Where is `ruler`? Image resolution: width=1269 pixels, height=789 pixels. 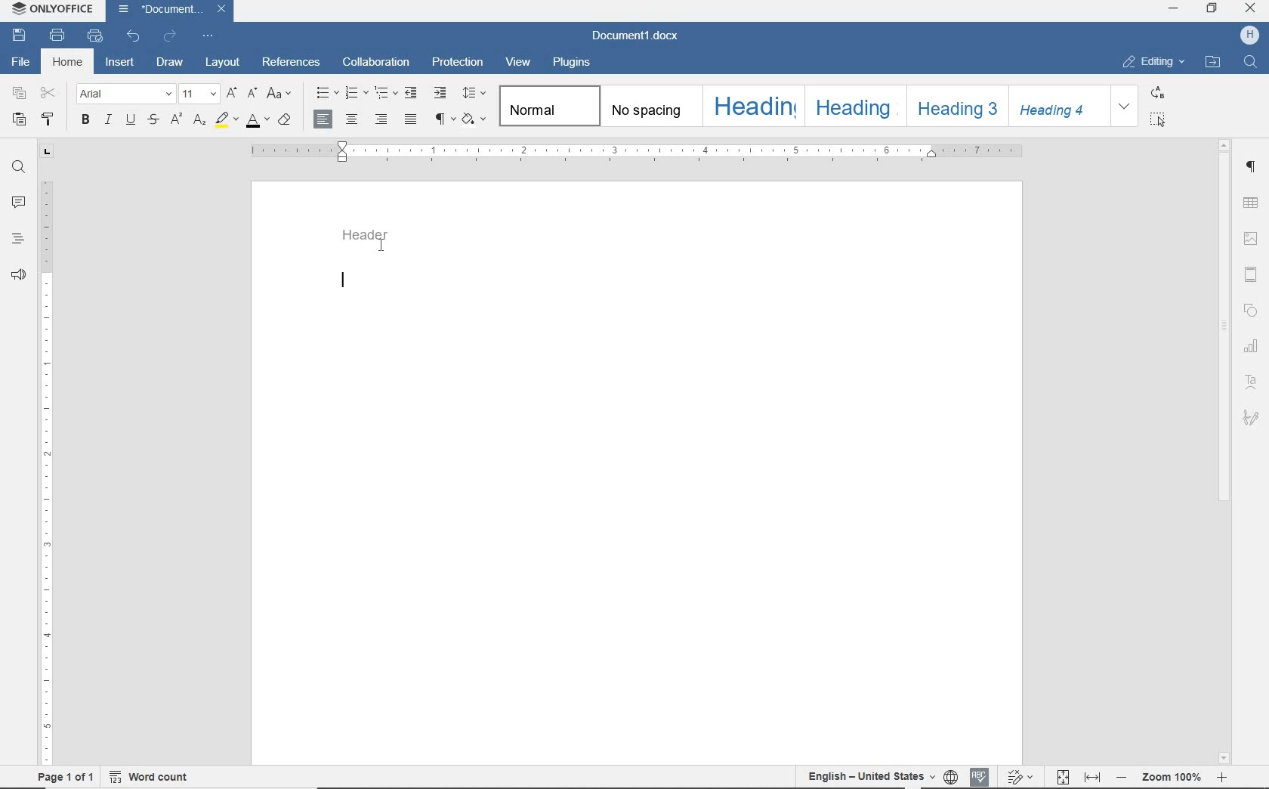 ruler is located at coordinates (45, 455).